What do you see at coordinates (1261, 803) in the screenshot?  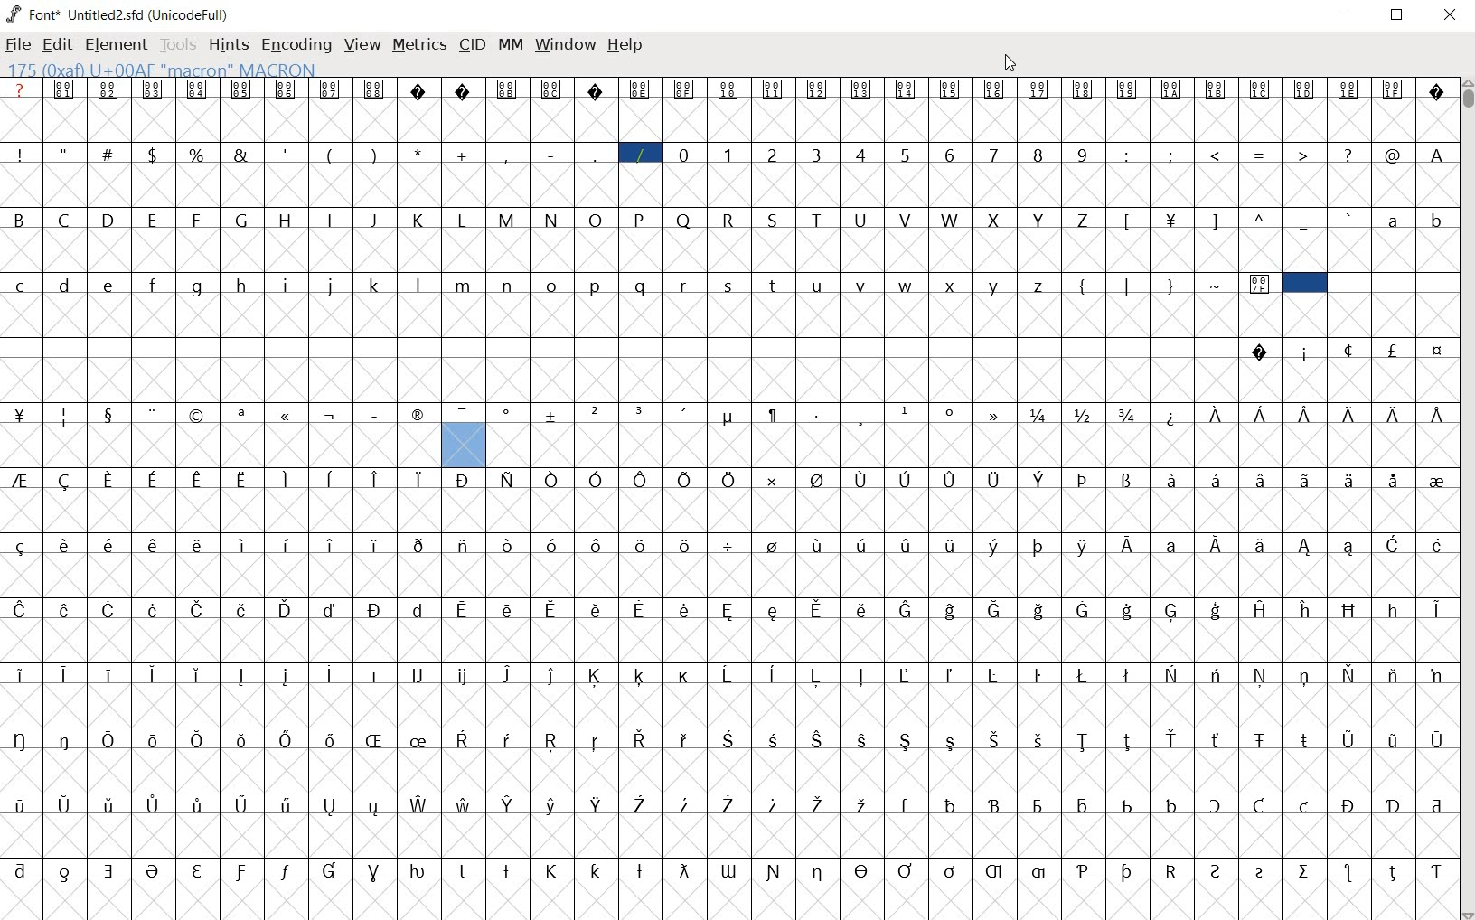 I see `` at bounding box center [1261, 803].